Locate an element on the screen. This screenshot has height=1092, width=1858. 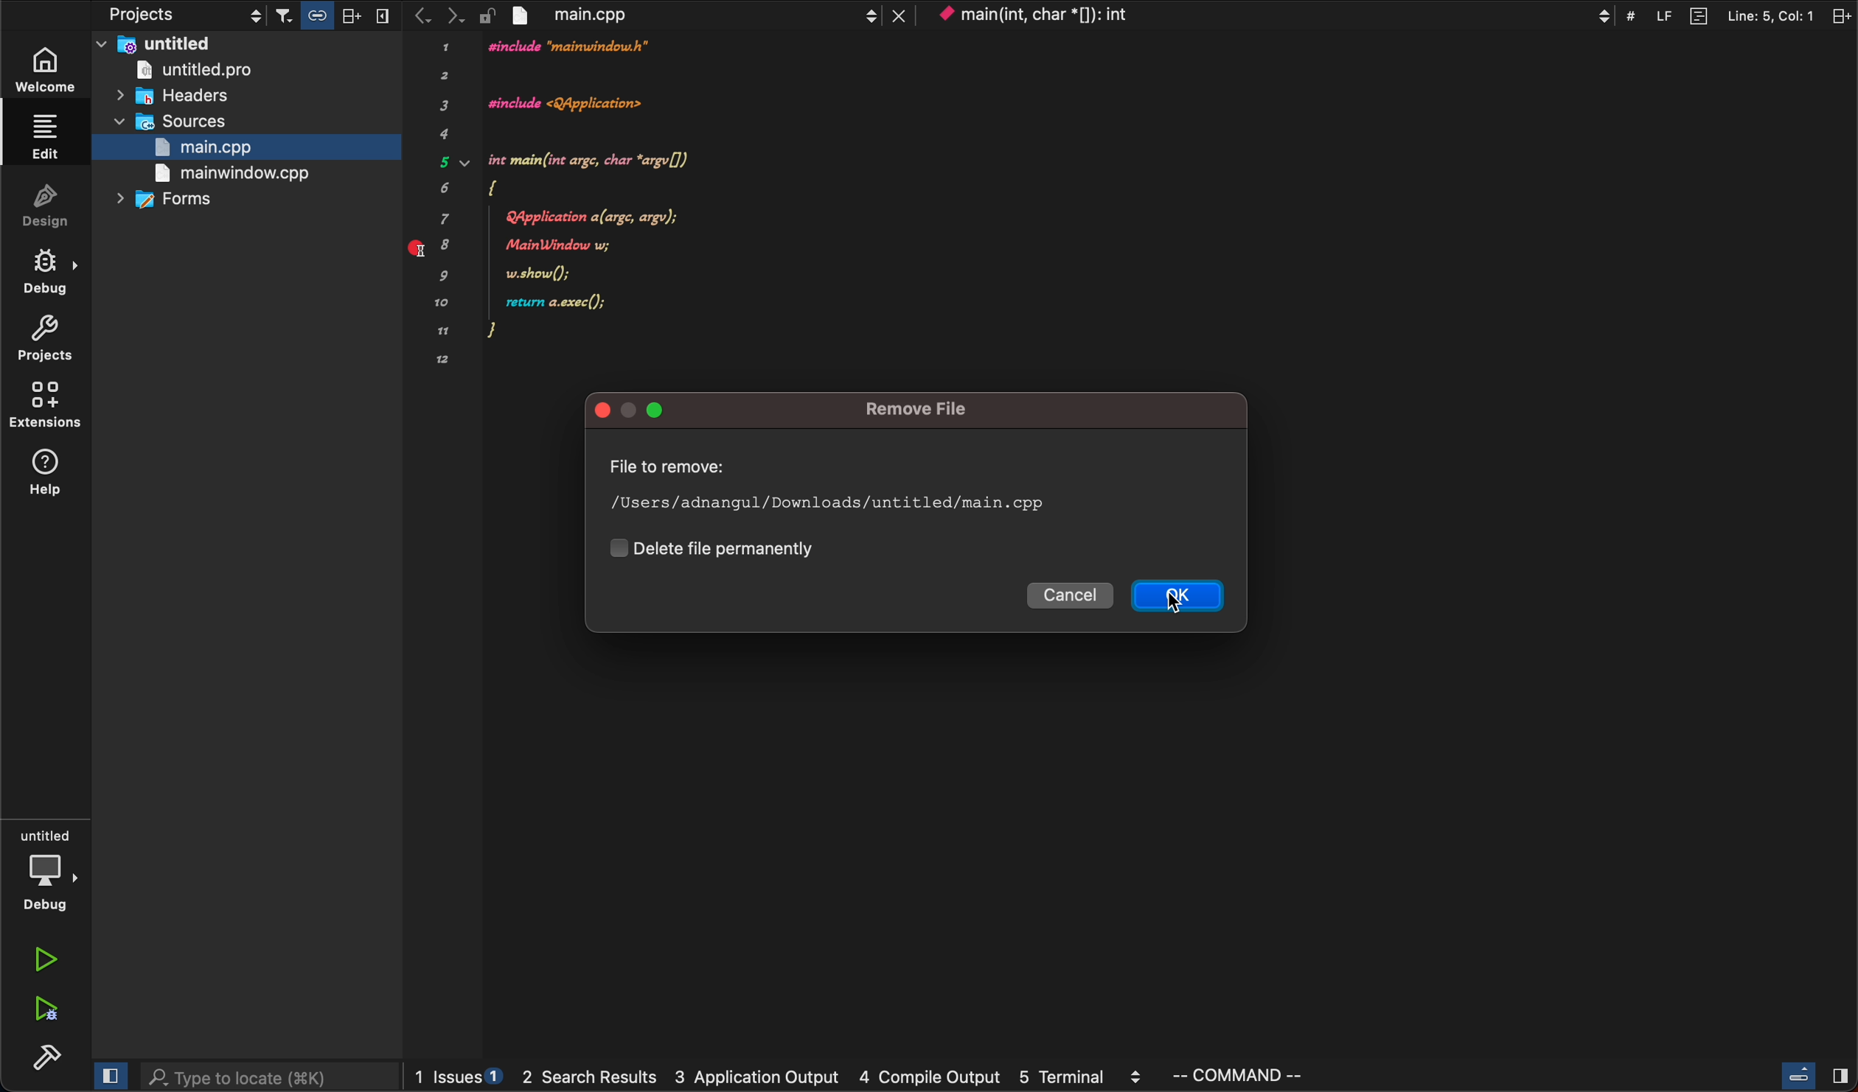
forms is located at coordinates (171, 201).